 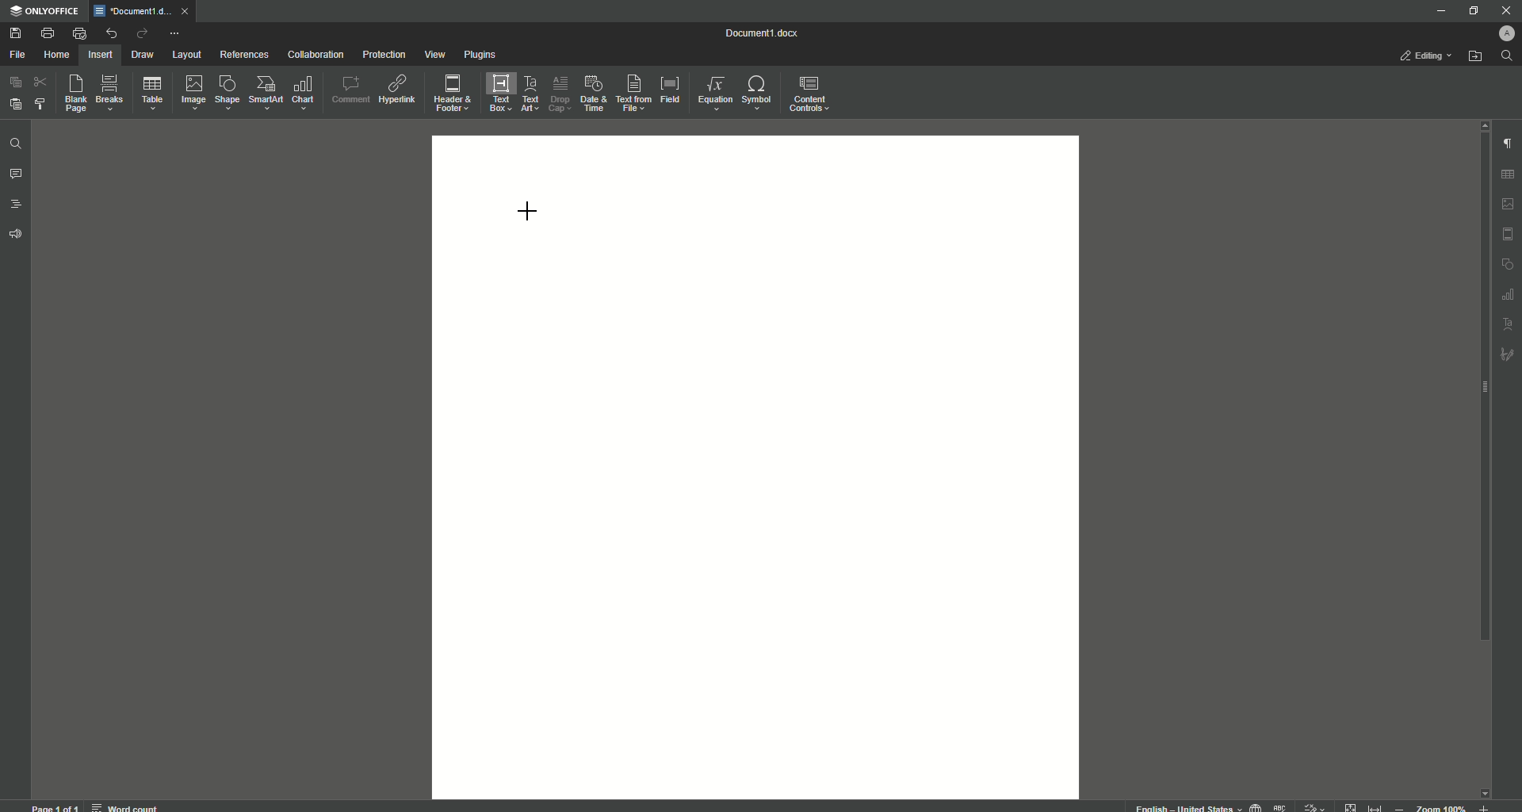 What do you see at coordinates (174, 35) in the screenshot?
I see `More Actions` at bounding box center [174, 35].